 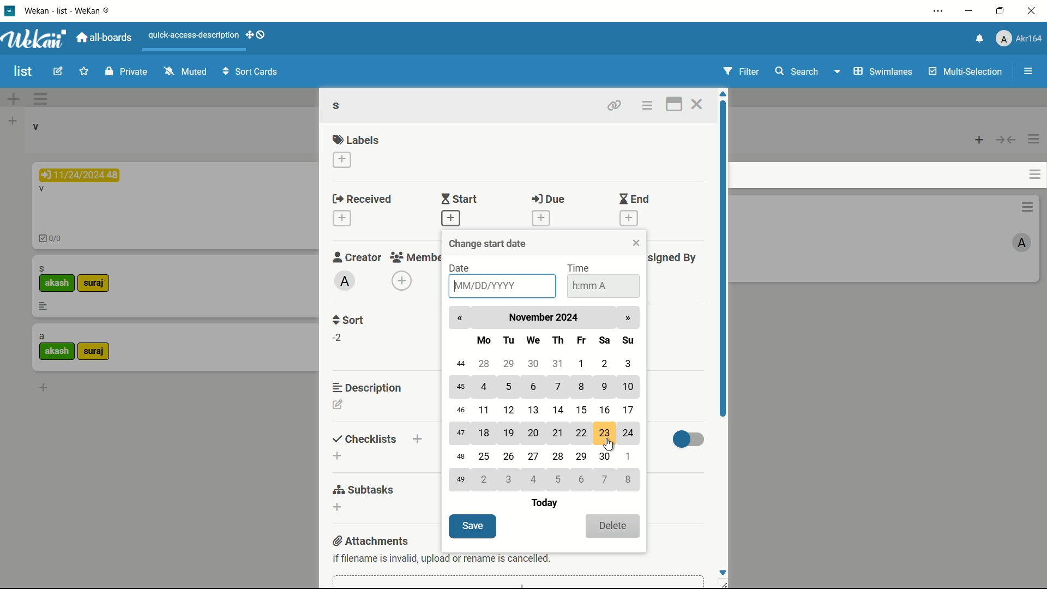 What do you see at coordinates (57, 284) in the screenshot?
I see `label-1` at bounding box center [57, 284].